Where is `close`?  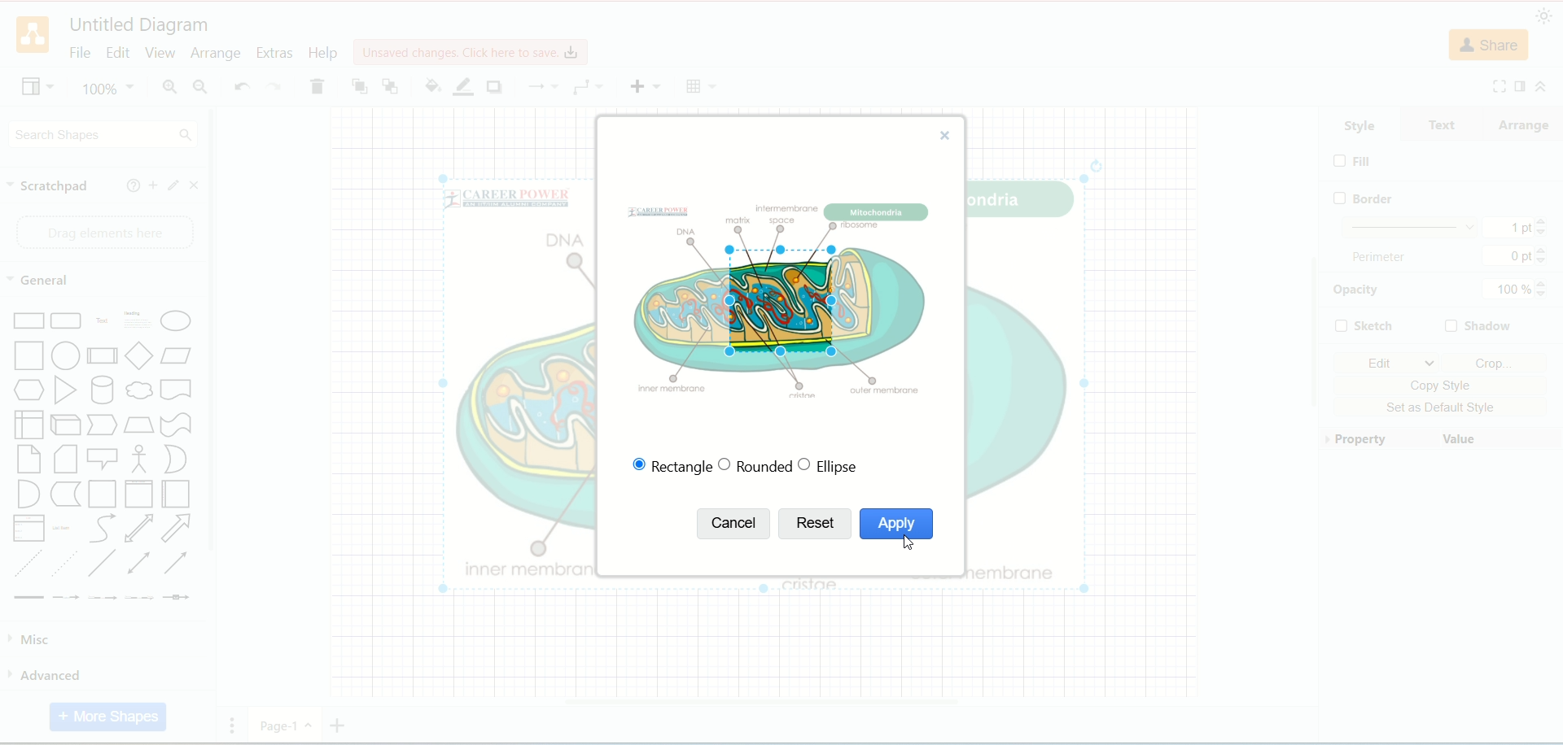 close is located at coordinates (197, 185).